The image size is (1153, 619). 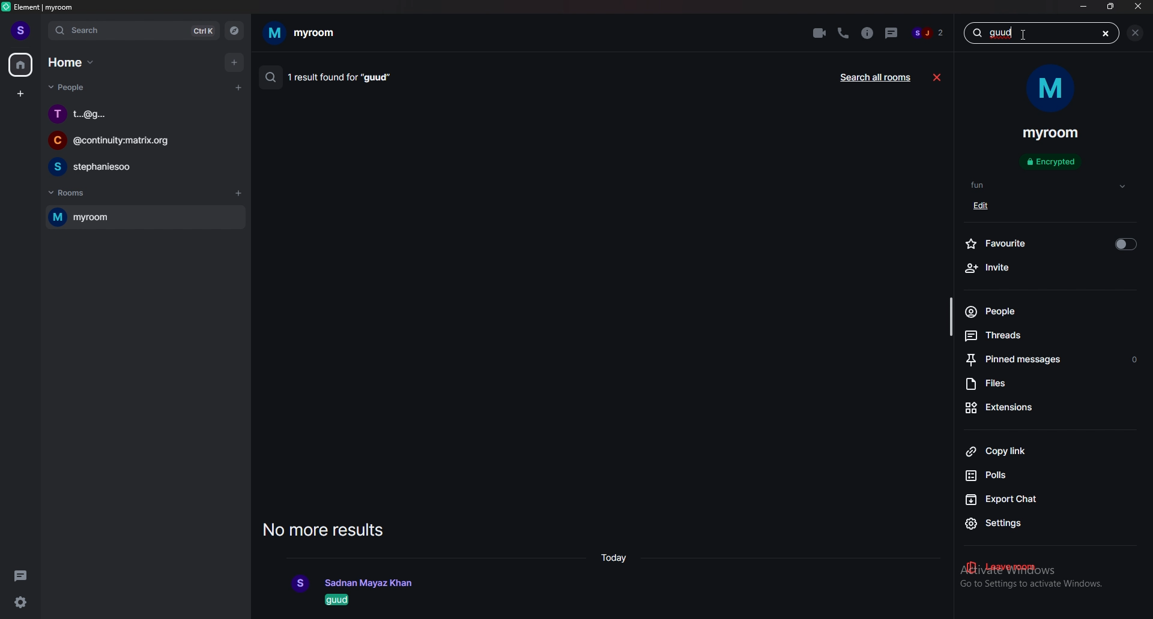 What do you see at coordinates (1032, 525) in the screenshot?
I see `settings` at bounding box center [1032, 525].